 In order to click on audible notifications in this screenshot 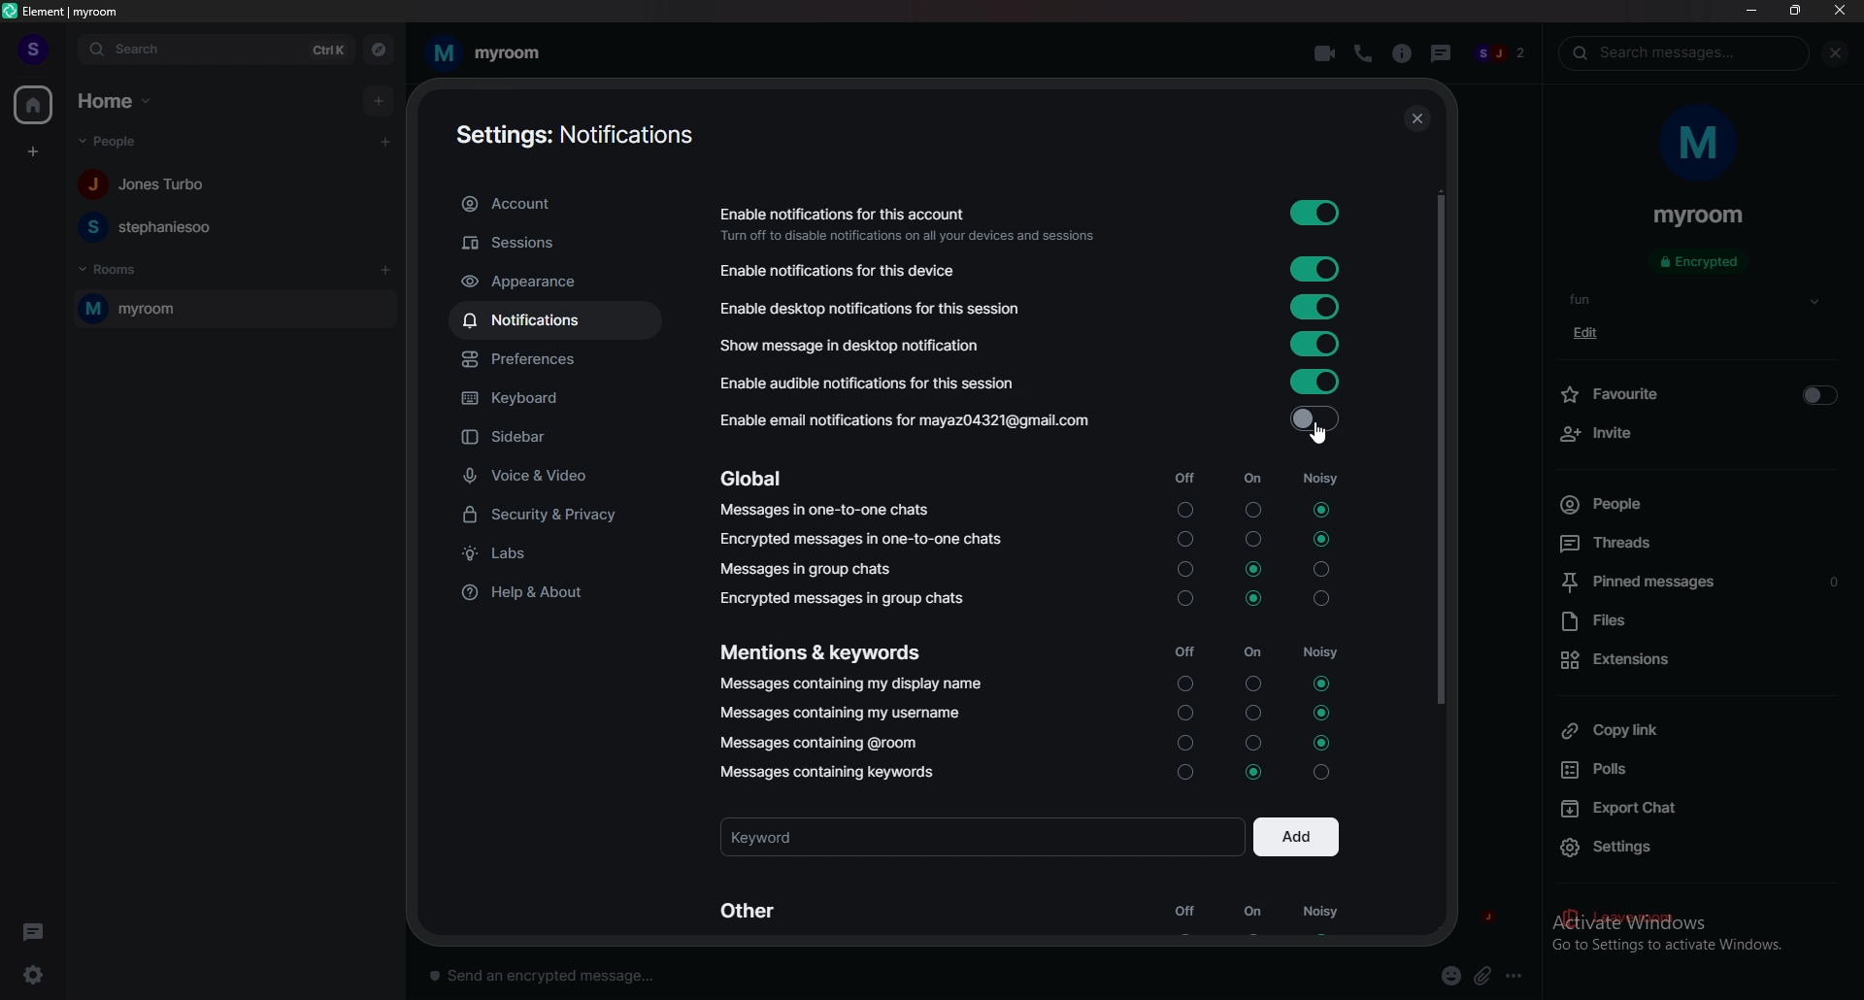, I will do `click(1032, 383)`.